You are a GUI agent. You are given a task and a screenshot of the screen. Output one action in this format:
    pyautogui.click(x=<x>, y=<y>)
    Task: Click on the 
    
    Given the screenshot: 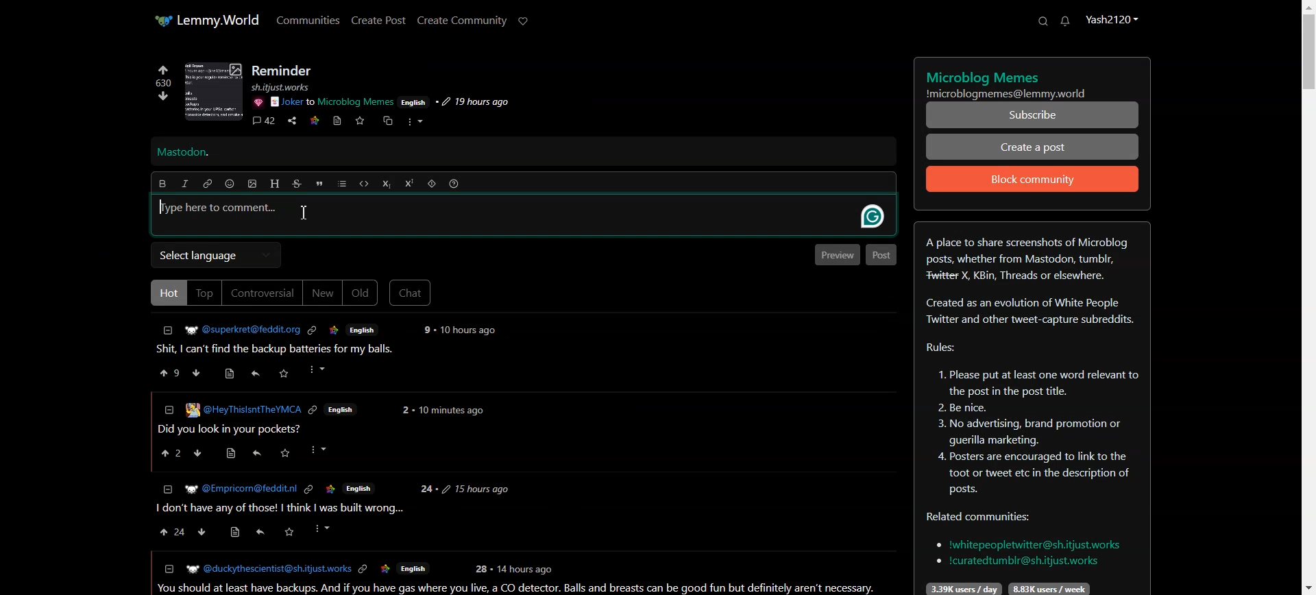 What is the action you would take?
    pyautogui.click(x=239, y=489)
    